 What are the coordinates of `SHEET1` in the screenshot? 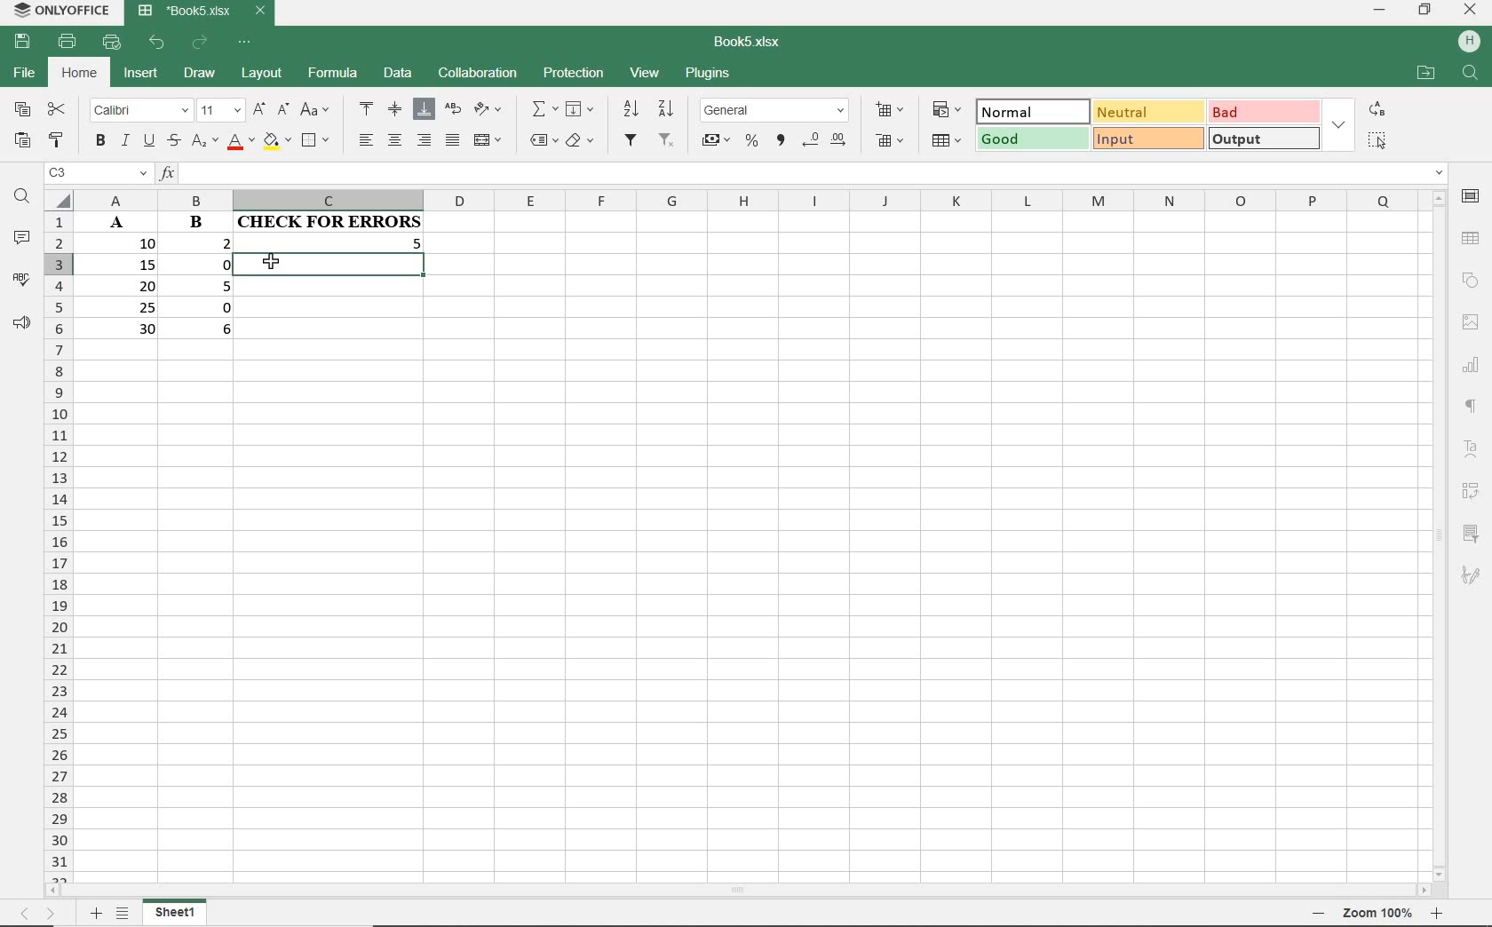 It's located at (174, 915).